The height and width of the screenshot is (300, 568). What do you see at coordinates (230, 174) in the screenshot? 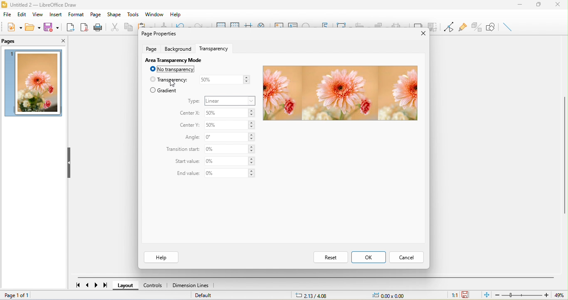
I see `0%` at bounding box center [230, 174].